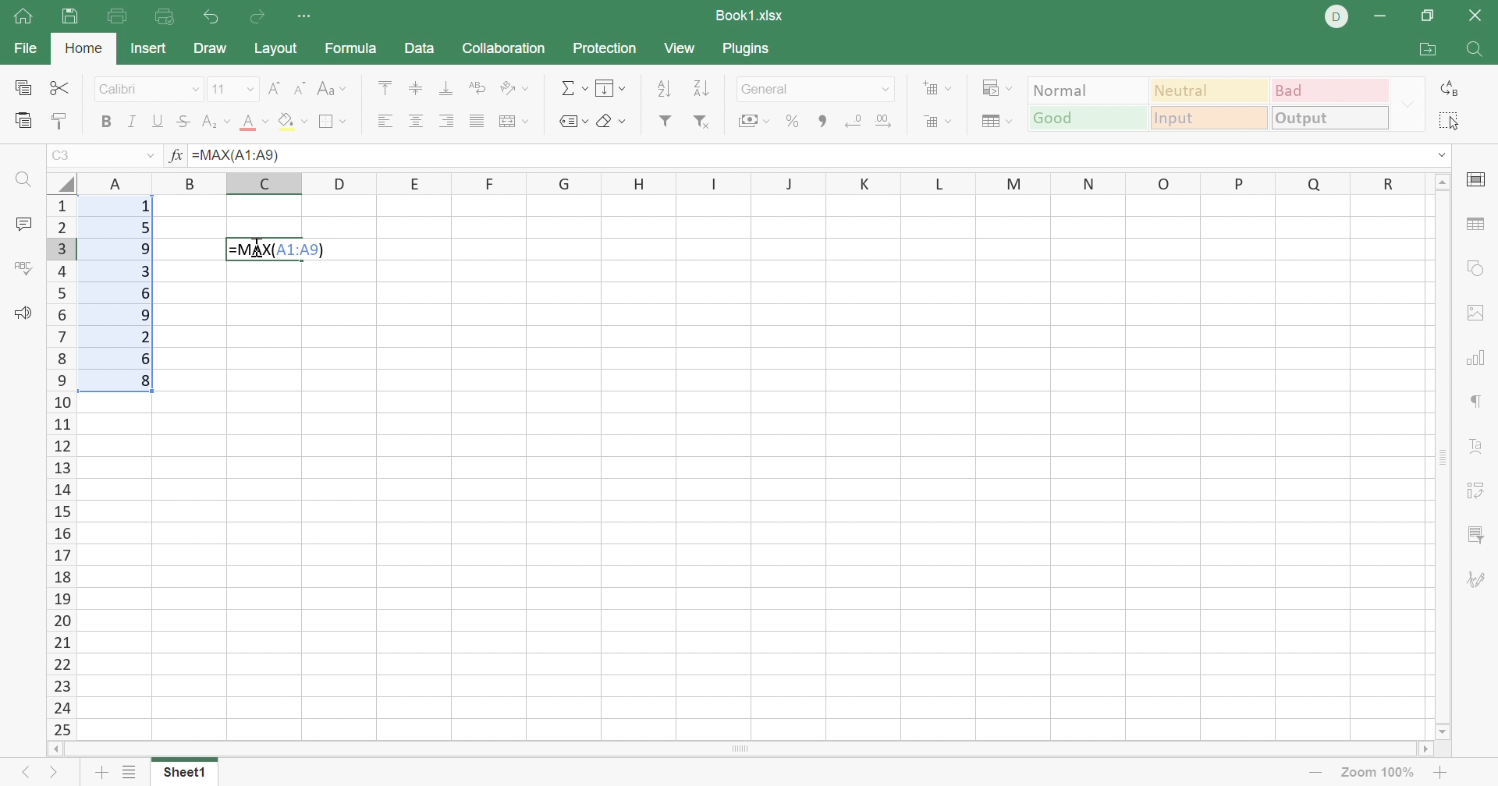 The image size is (1498, 786). What do you see at coordinates (1478, 581) in the screenshot?
I see `Signature settings` at bounding box center [1478, 581].